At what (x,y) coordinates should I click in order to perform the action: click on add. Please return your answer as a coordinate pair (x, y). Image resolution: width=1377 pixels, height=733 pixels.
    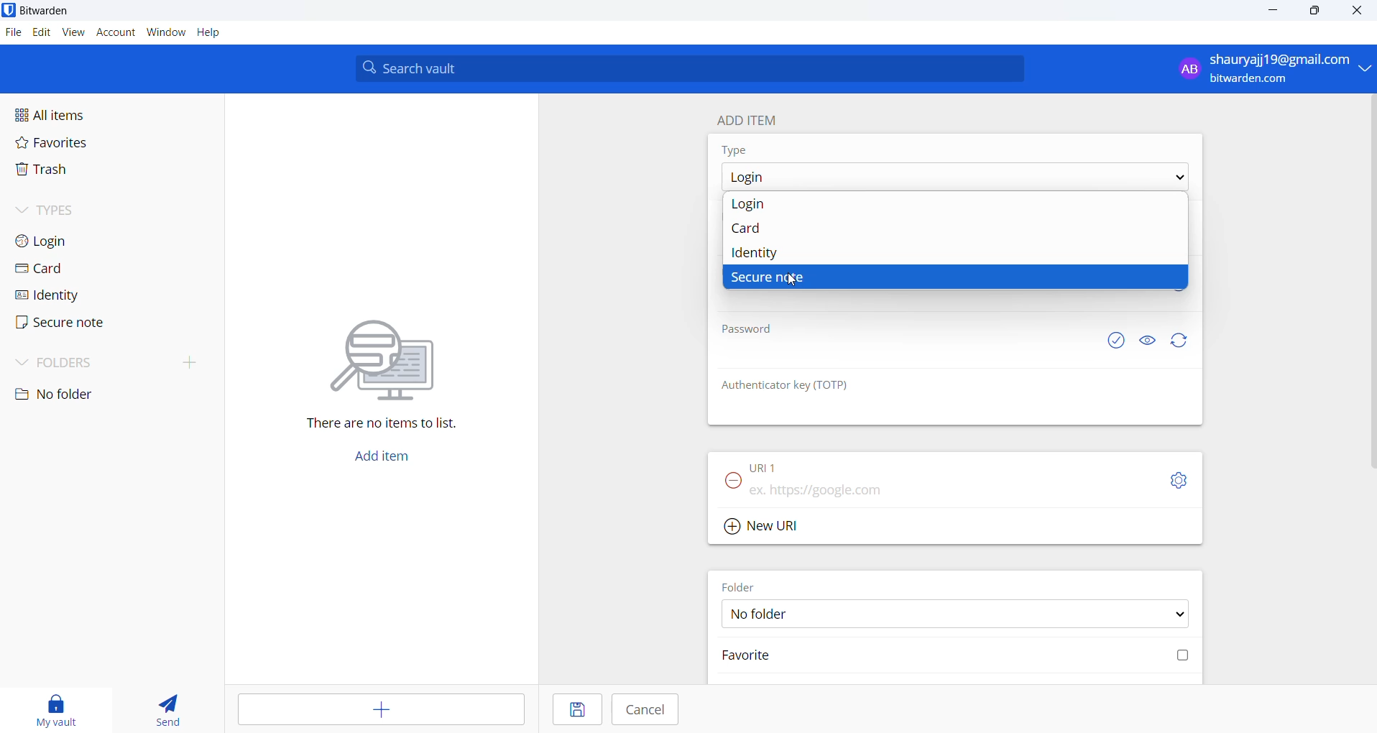
    Looking at the image, I should click on (375, 709).